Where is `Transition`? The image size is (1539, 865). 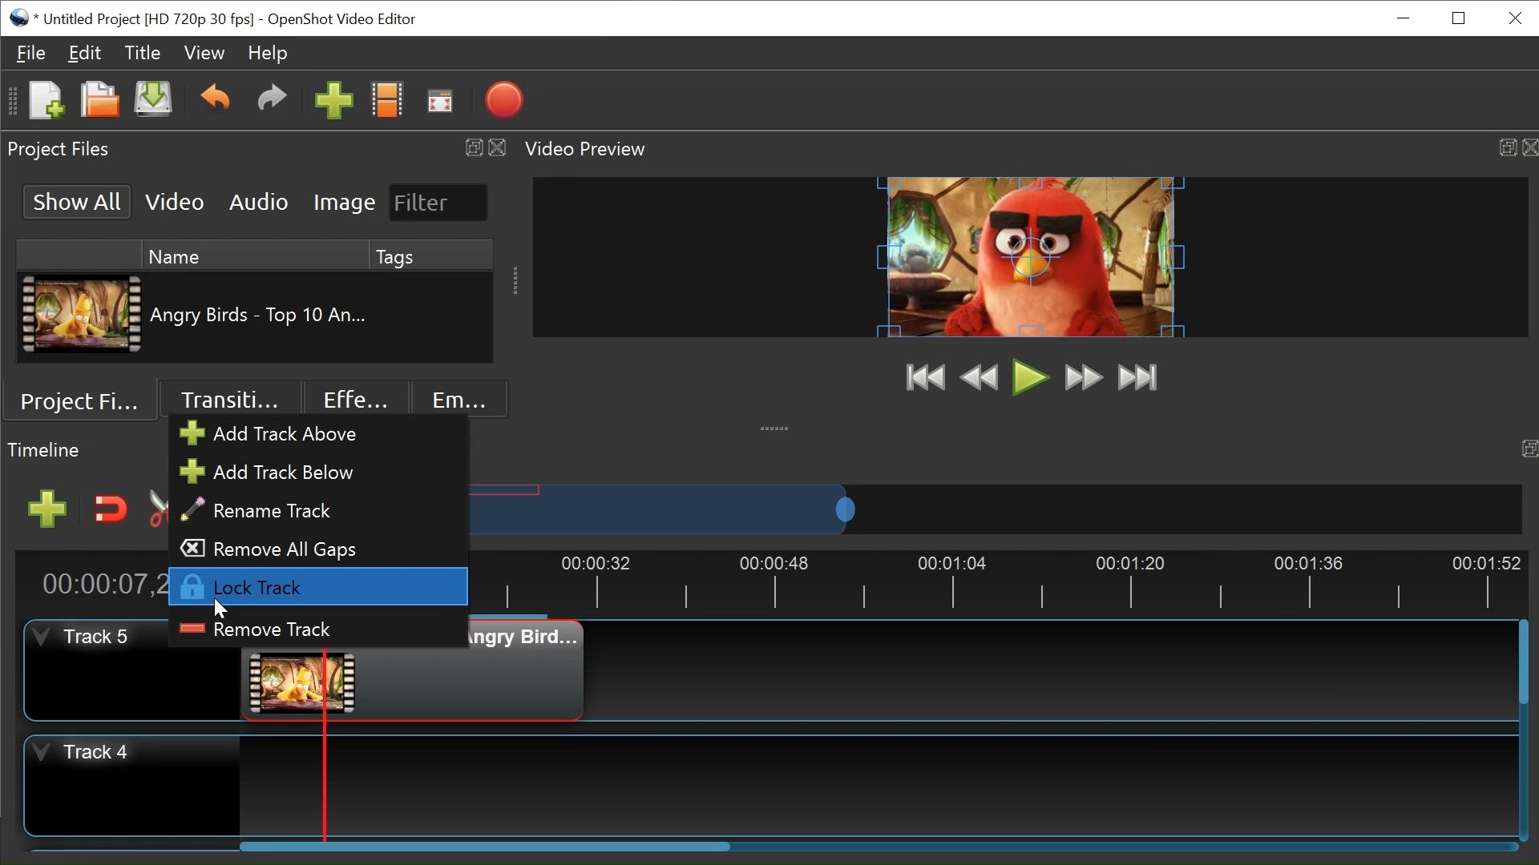 Transition is located at coordinates (227, 401).